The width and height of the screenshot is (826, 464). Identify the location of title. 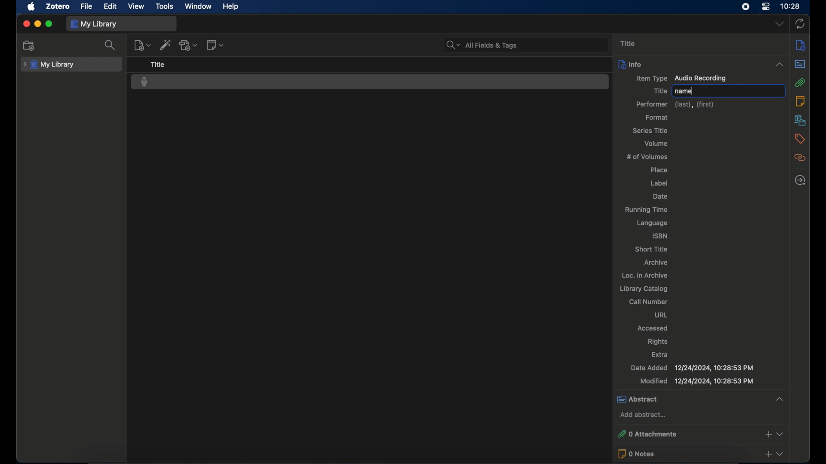
(628, 43).